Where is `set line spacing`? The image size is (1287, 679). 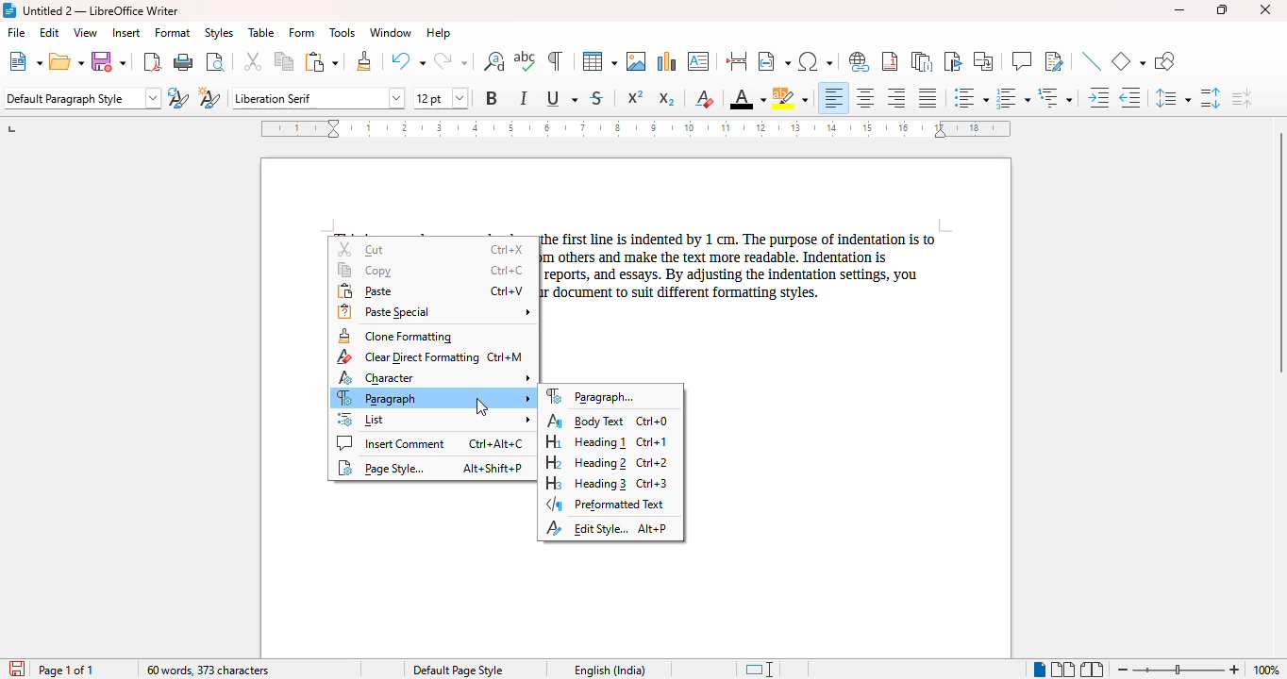
set line spacing is located at coordinates (1173, 98).